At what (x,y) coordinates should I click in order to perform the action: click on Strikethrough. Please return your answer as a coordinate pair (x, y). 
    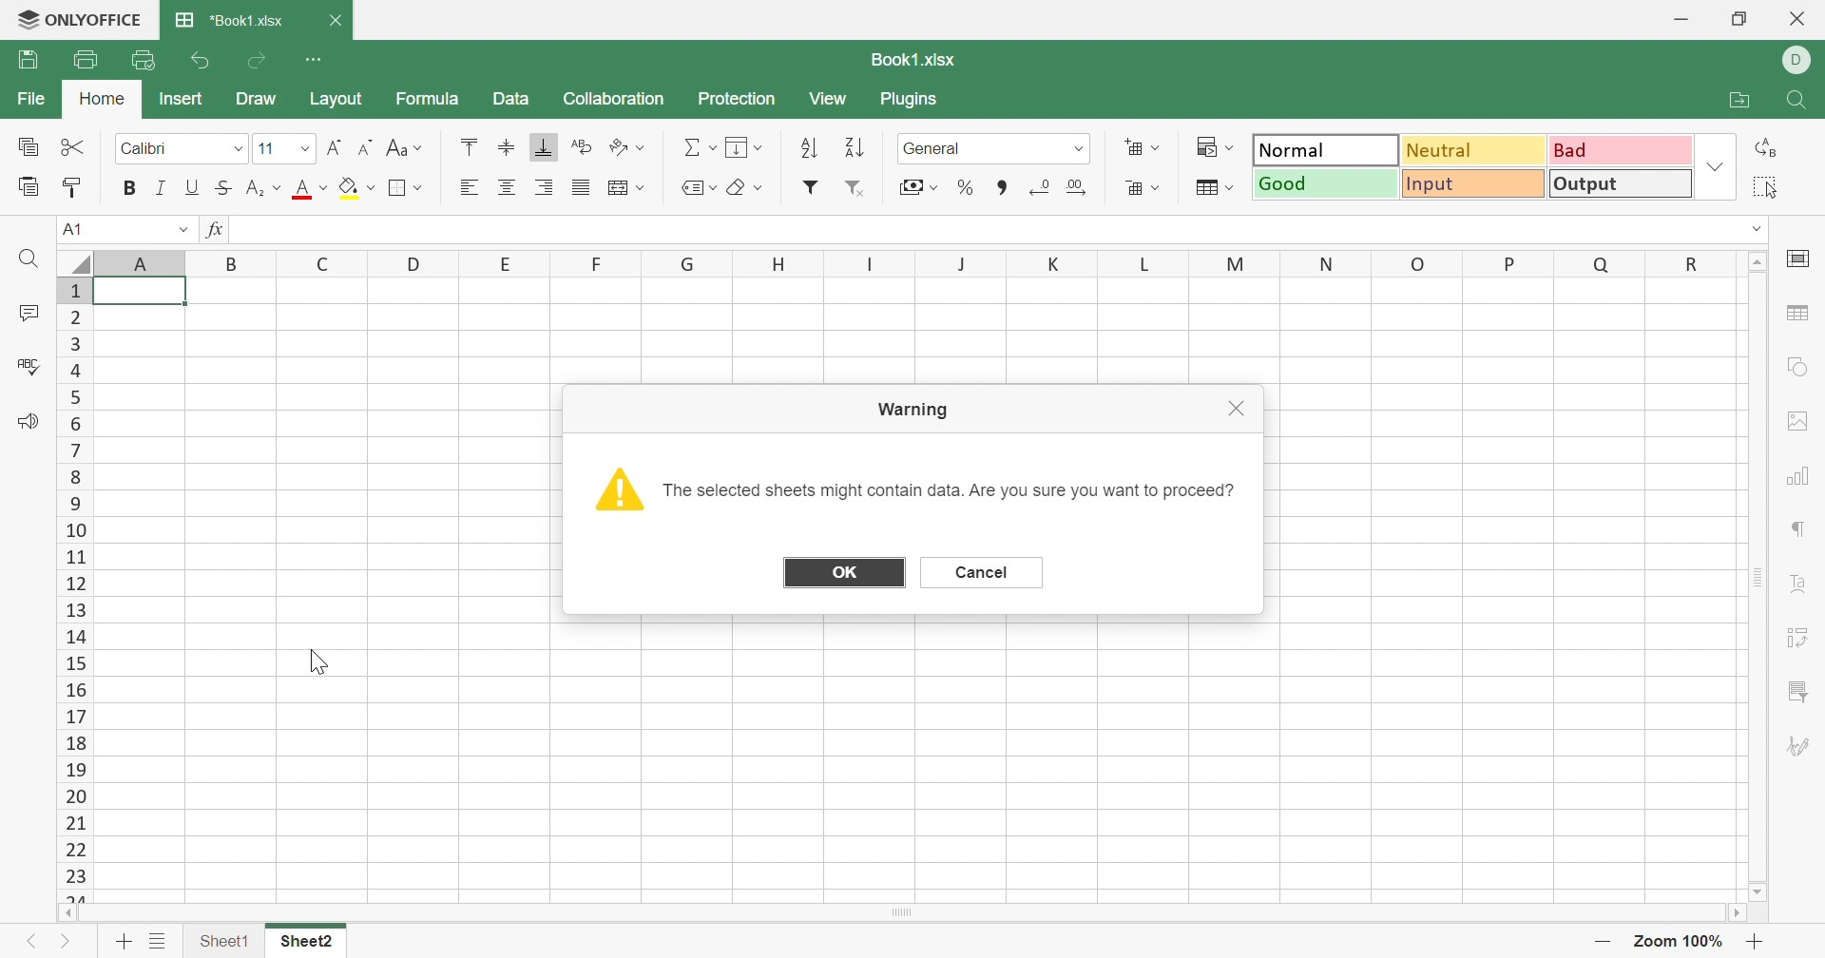
    Looking at the image, I should click on (221, 188).